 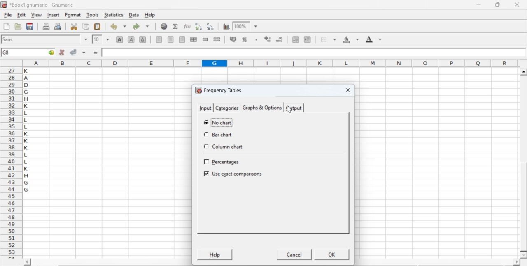 What do you see at coordinates (211, 25) in the screenshot?
I see `Sort the selected region in descending order based on the first column selected` at bounding box center [211, 25].